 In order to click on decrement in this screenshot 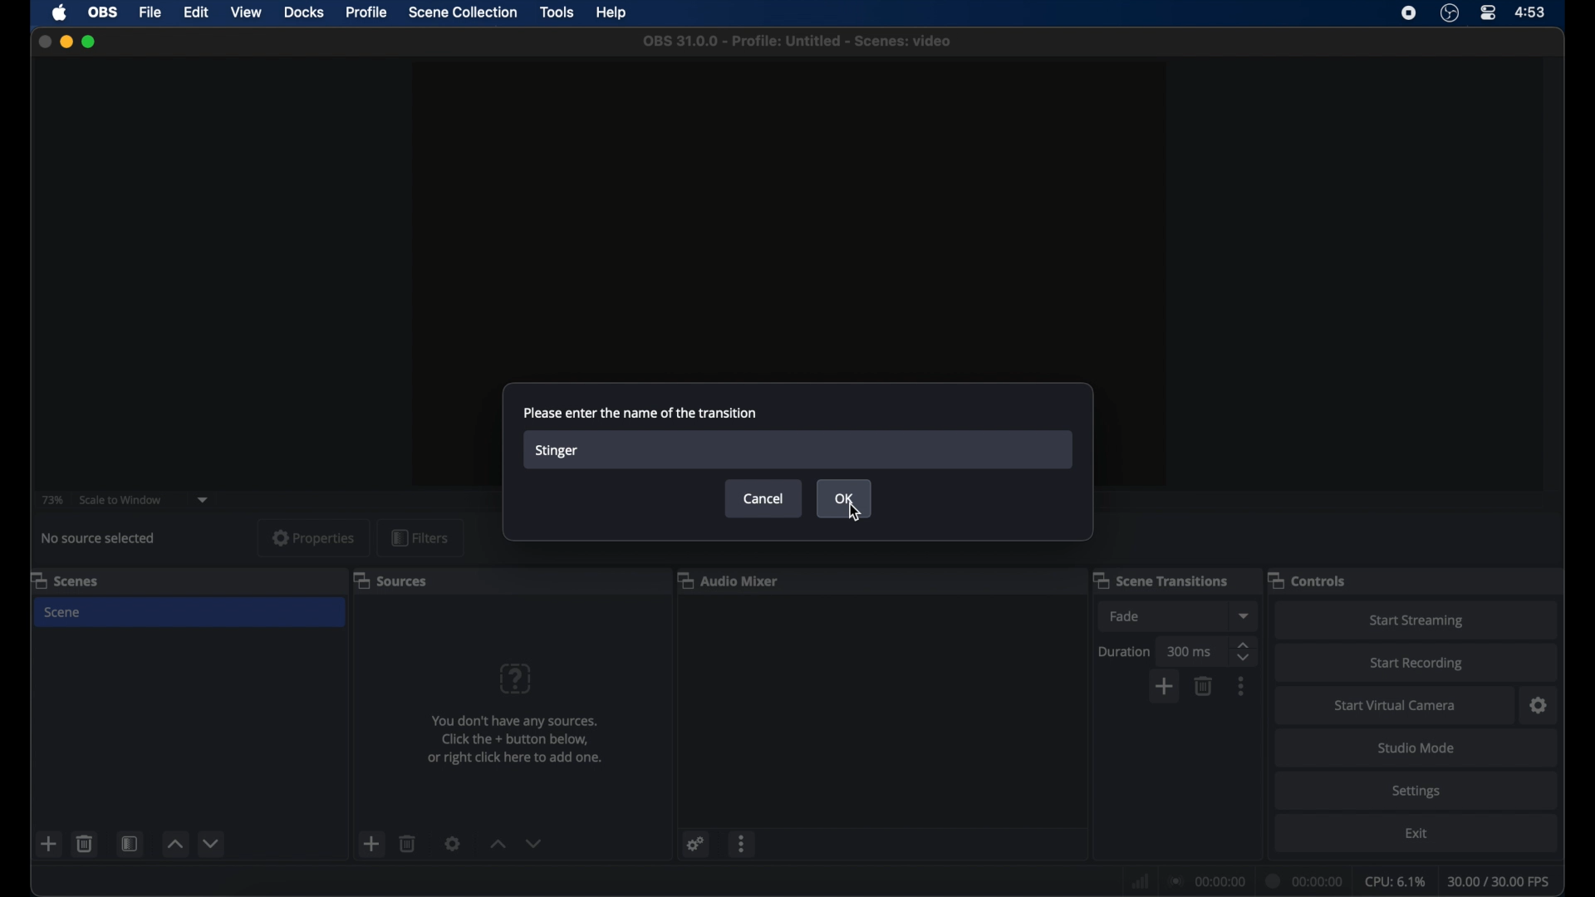, I will do `click(213, 844)`.